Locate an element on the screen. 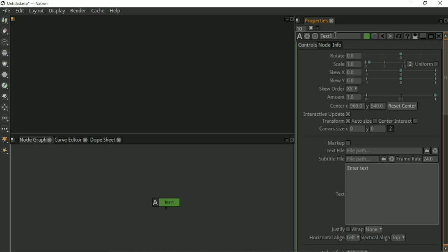  Subtitle file is located at coordinates (329, 159).